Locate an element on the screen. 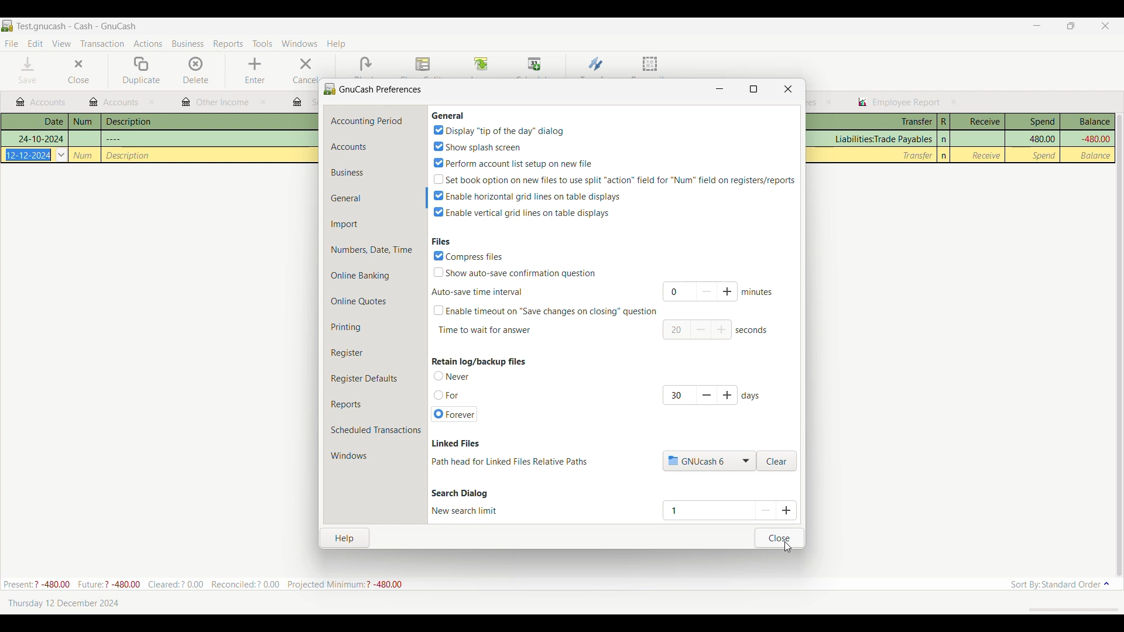 This screenshot has height=632, width=1124. show is located at coordinates (476, 146).